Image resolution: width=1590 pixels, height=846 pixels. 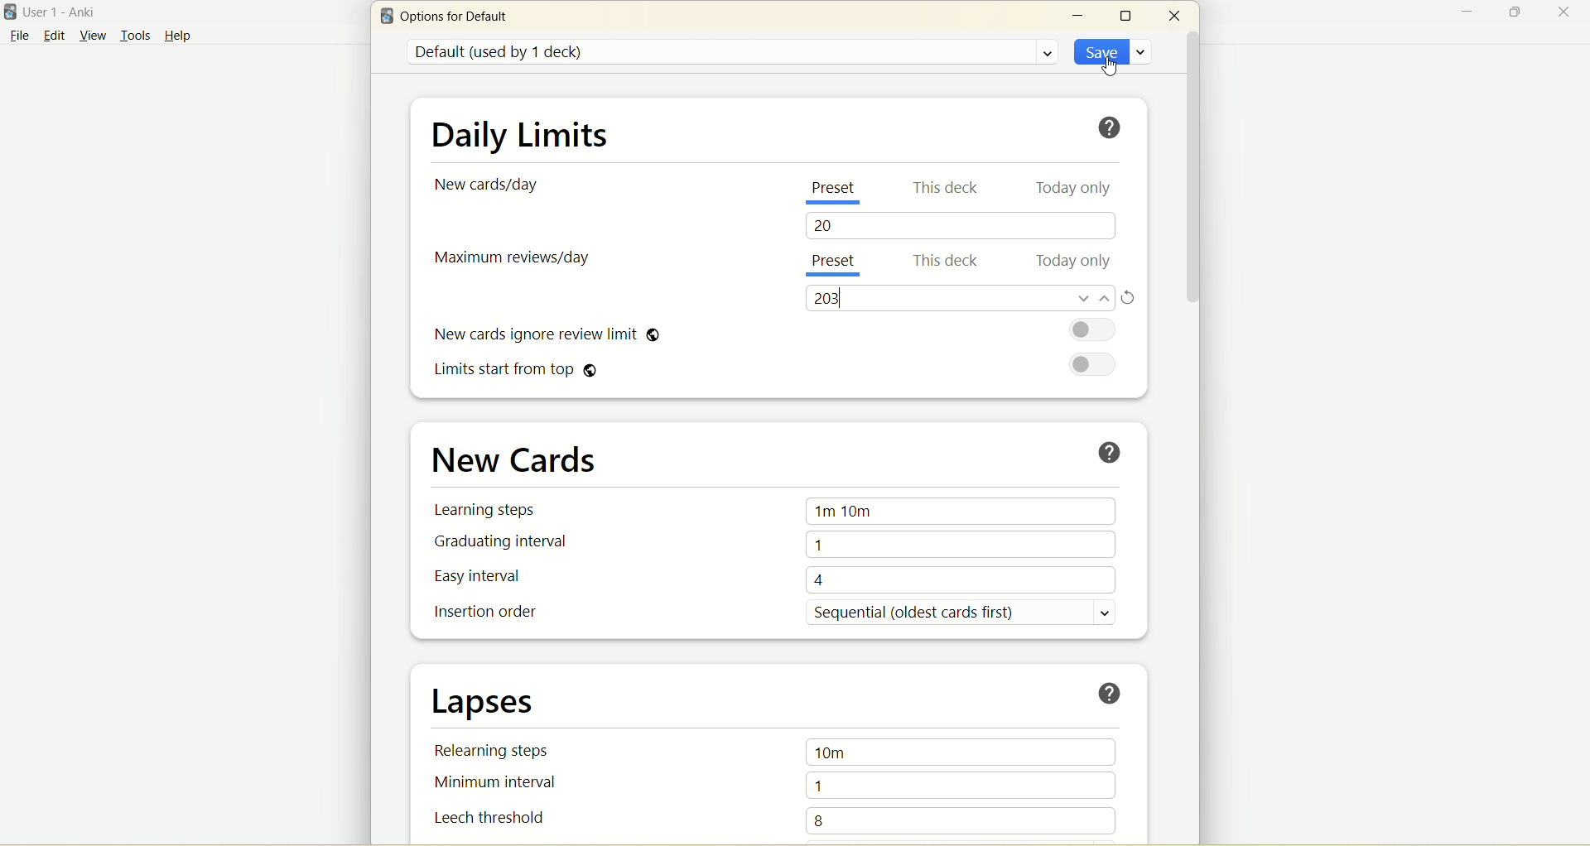 What do you see at coordinates (841, 194) in the screenshot?
I see `present` at bounding box center [841, 194].